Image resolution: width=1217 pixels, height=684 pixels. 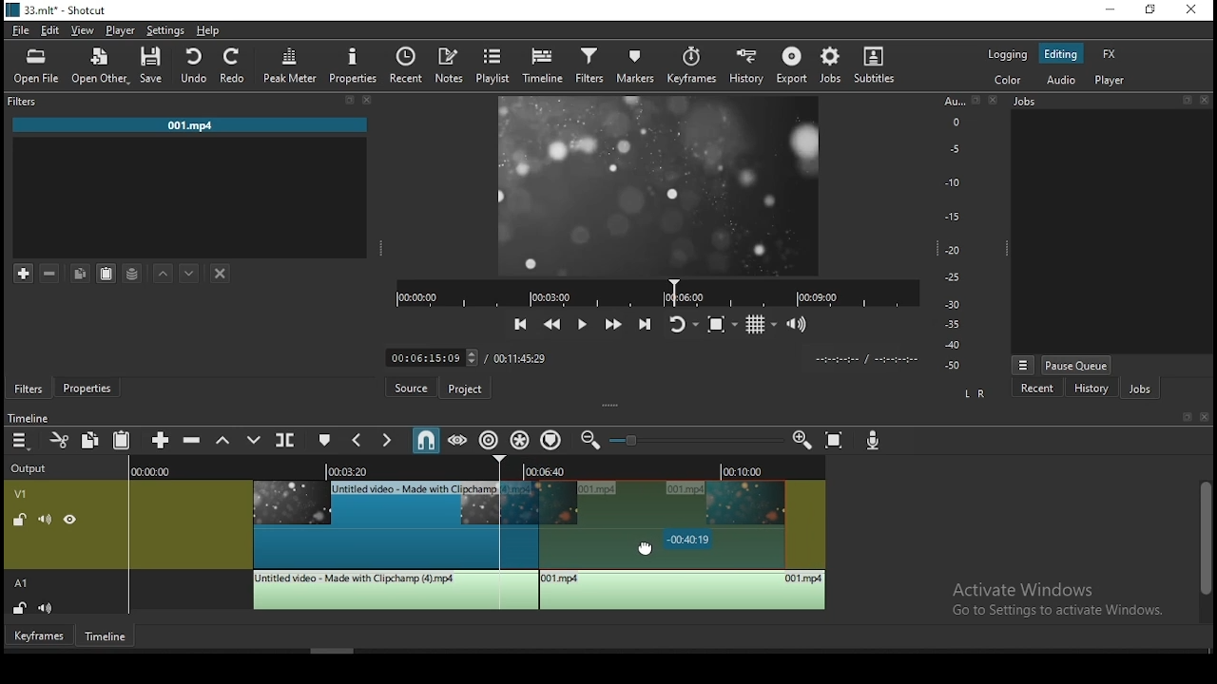 I want to click on keyframe, so click(x=37, y=637).